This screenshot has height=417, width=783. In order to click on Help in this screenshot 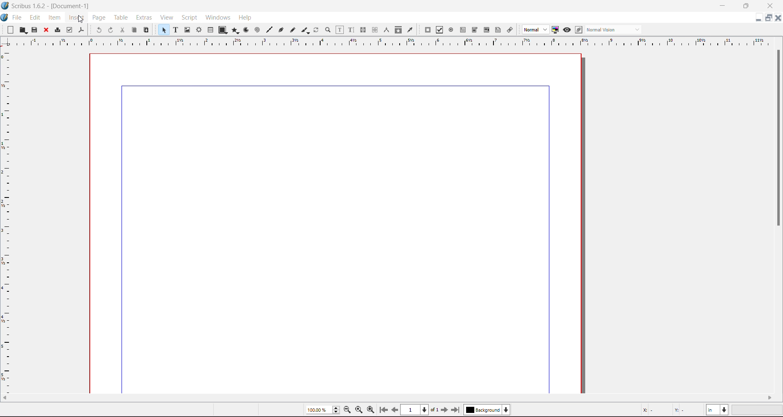, I will do `click(245, 18)`.